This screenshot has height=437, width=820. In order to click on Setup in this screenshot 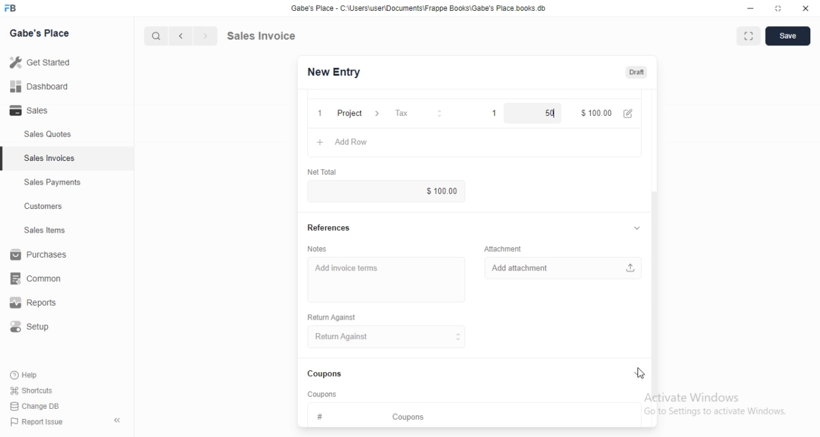, I will do `click(37, 329)`.